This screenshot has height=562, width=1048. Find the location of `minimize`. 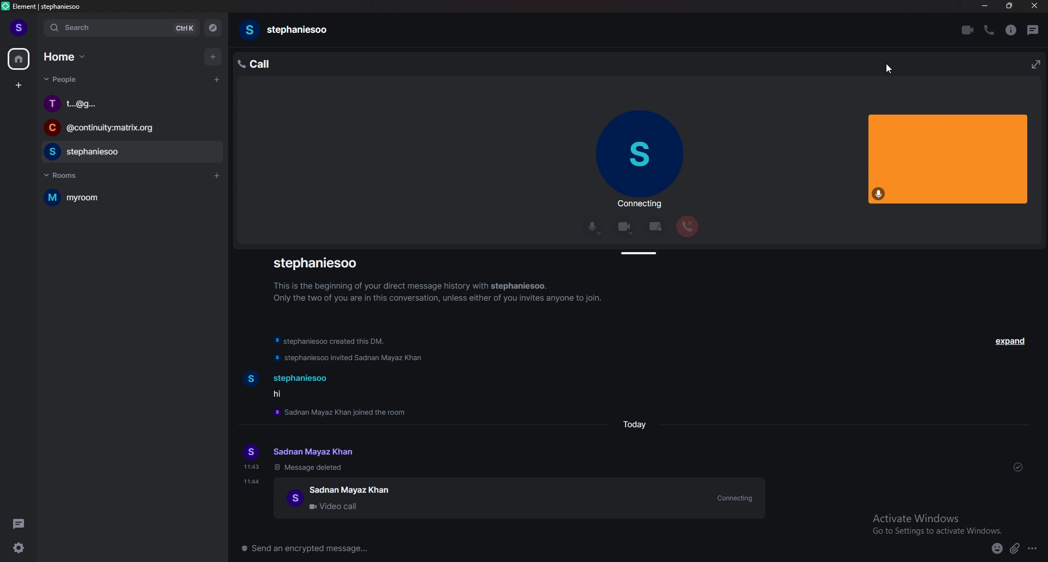

minimize is located at coordinates (985, 6).